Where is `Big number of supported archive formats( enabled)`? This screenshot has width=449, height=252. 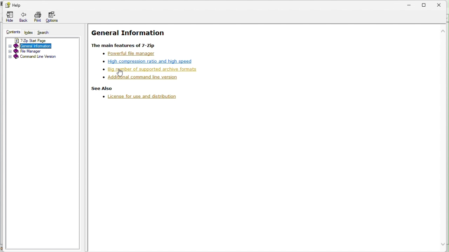 Big number of supported archive formats( enabled) is located at coordinates (146, 69).